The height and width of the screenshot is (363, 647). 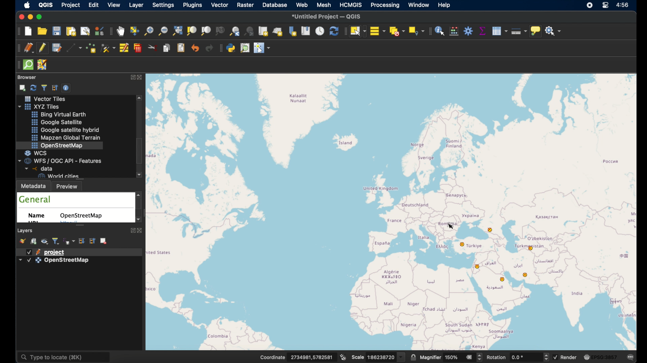 I want to click on google satellite, so click(x=57, y=122).